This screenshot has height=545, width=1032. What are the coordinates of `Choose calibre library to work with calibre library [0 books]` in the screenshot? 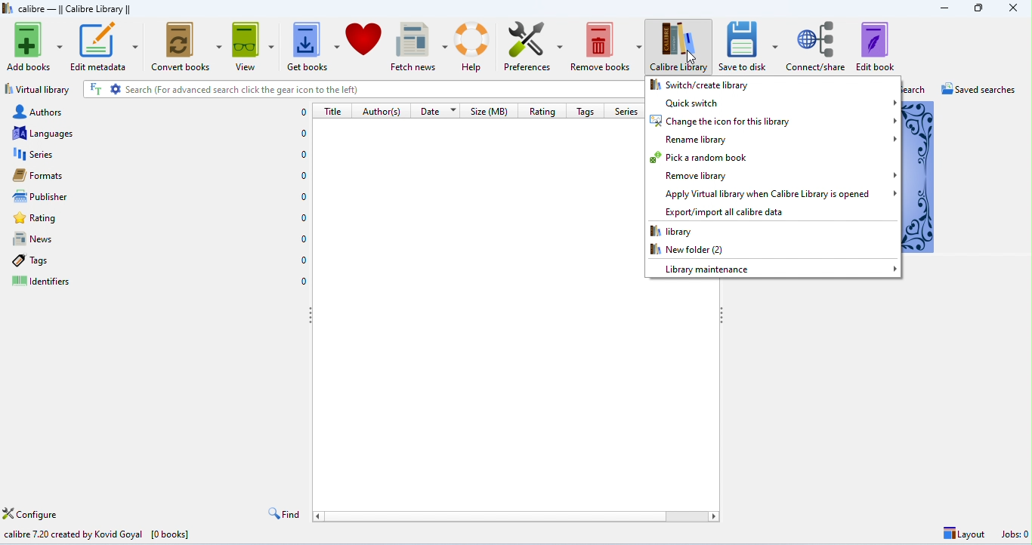 It's located at (130, 534).